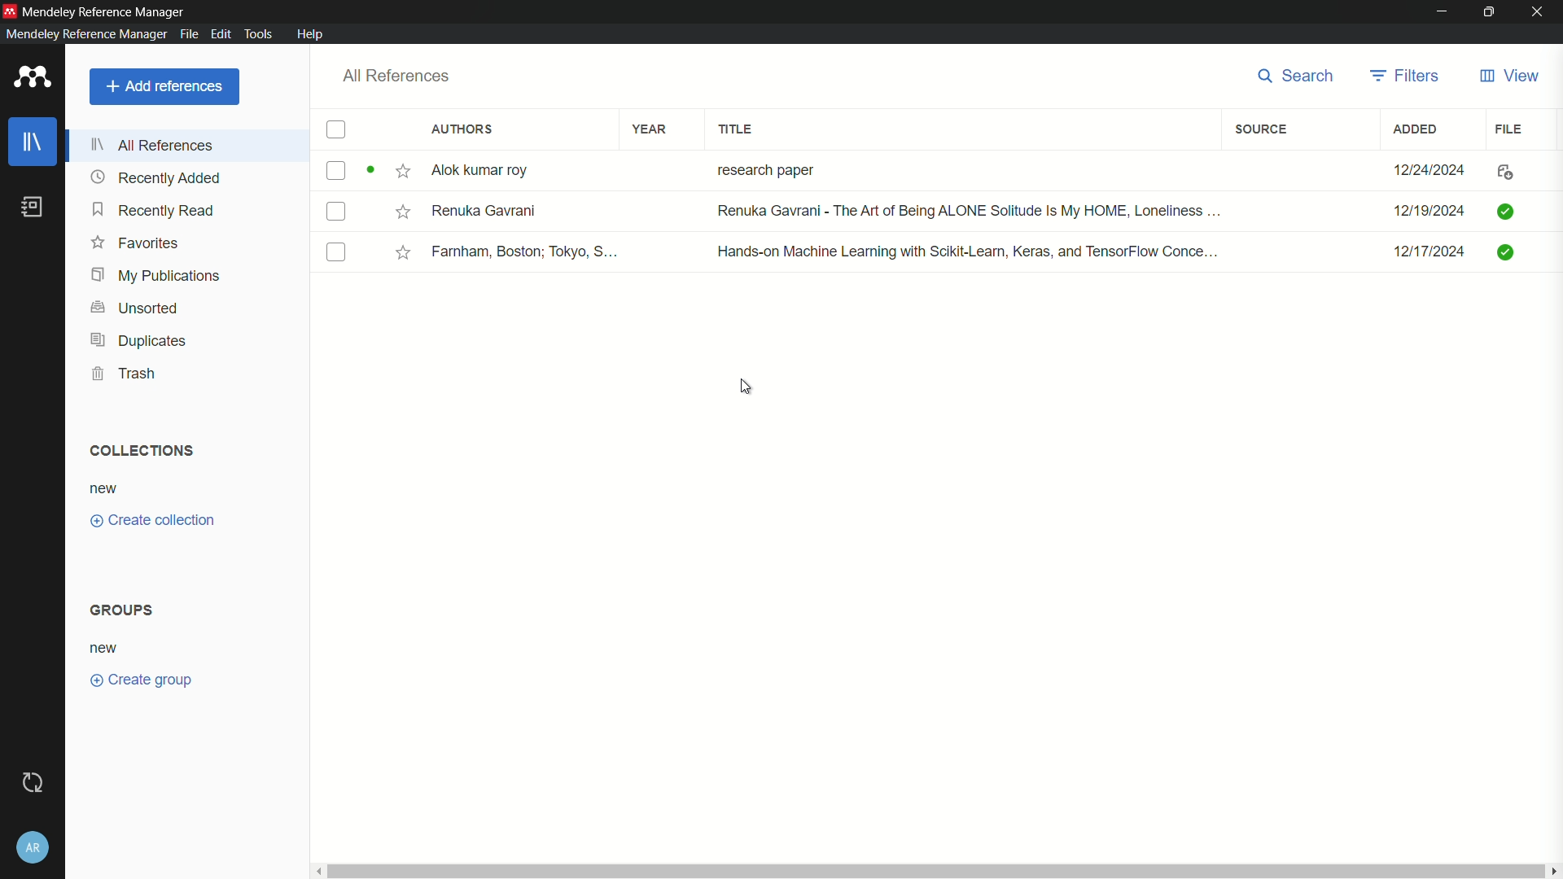 The image size is (1563, 879). What do you see at coordinates (653, 129) in the screenshot?
I see `year` at bounding box center [653, 129].